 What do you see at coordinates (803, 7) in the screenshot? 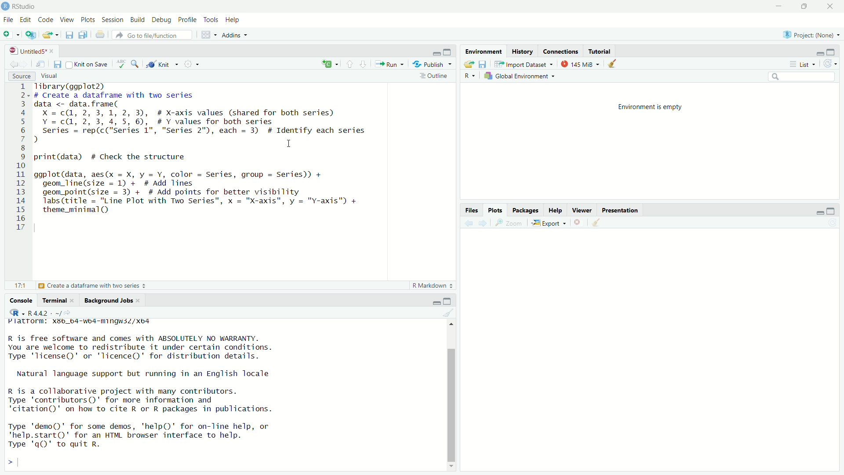
I see `Maximize` at bounding box center [803, 7].